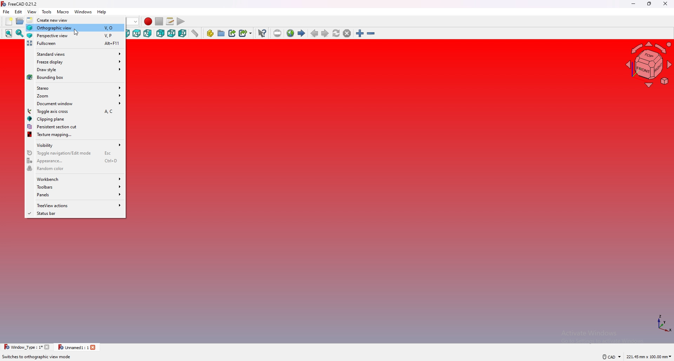 This screenshot has height=361, width=674. Describe the element at coordinates (9, 33) in the screenshot. I see `fit all` at that location.